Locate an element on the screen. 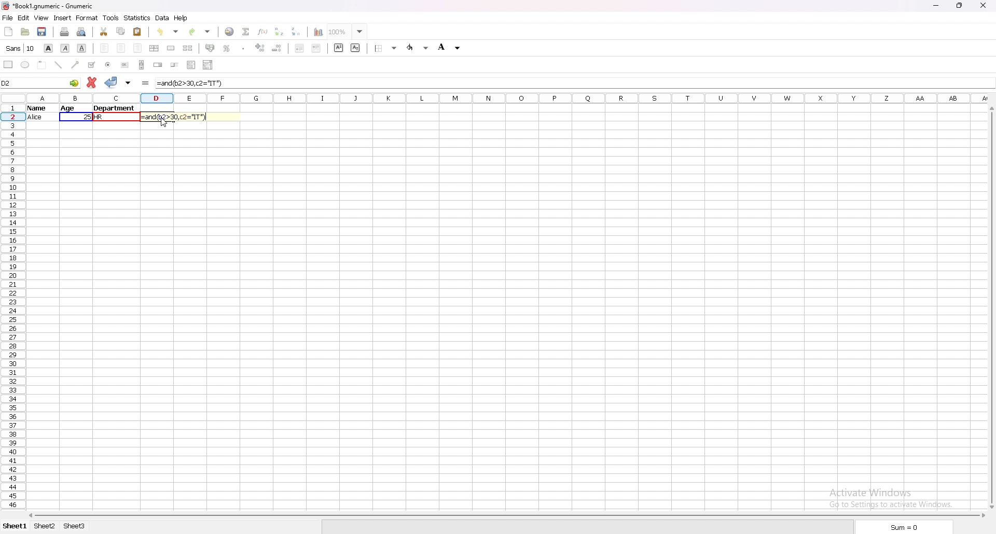 This screenshot has width=996, height=534. thousands separator is located at coordinates (244, 48).